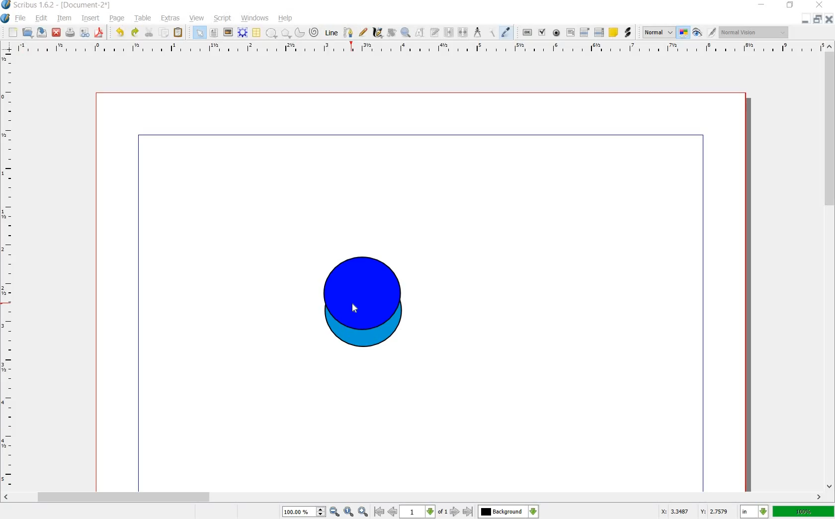 The width and height of the screenshot is (835, 519). What do you see at coordinates (8, 270) in the screenshot?
I see `ruler` at bounding box center [8, 270].